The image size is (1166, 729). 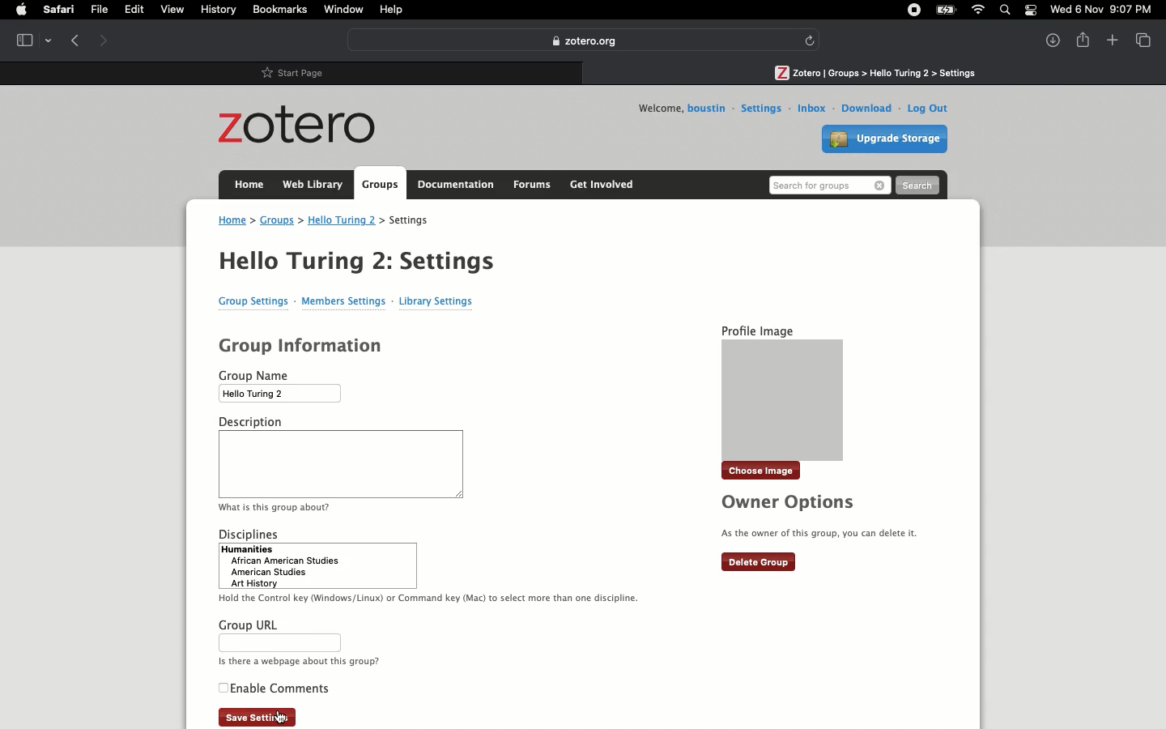 What do you see at coordinates (601, 184) in the screenshot?
I see `Get involved` at bounding box center [601, 184].